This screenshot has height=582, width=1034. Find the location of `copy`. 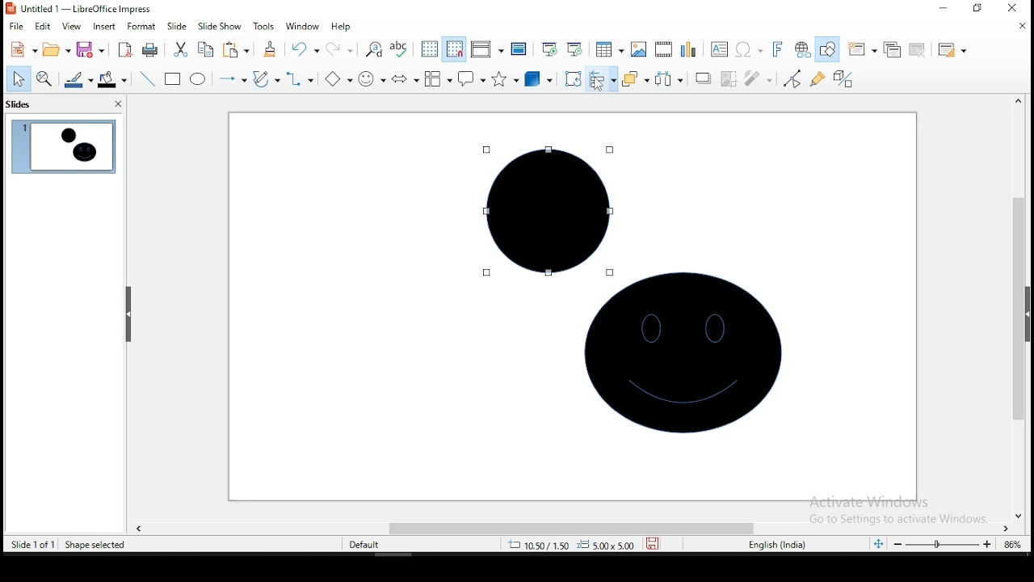

copy is located at coordinates (204, 50).